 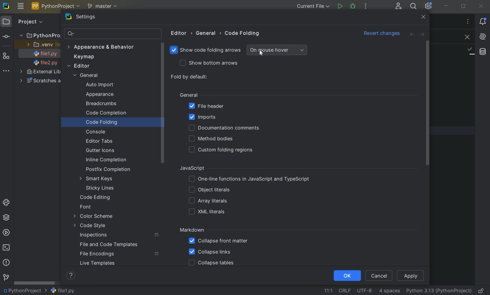 What do you see at coordinates (439, 291) in the screenshot?
I see `CURRENT INTERPRETER` at bounding box center [439, 291].